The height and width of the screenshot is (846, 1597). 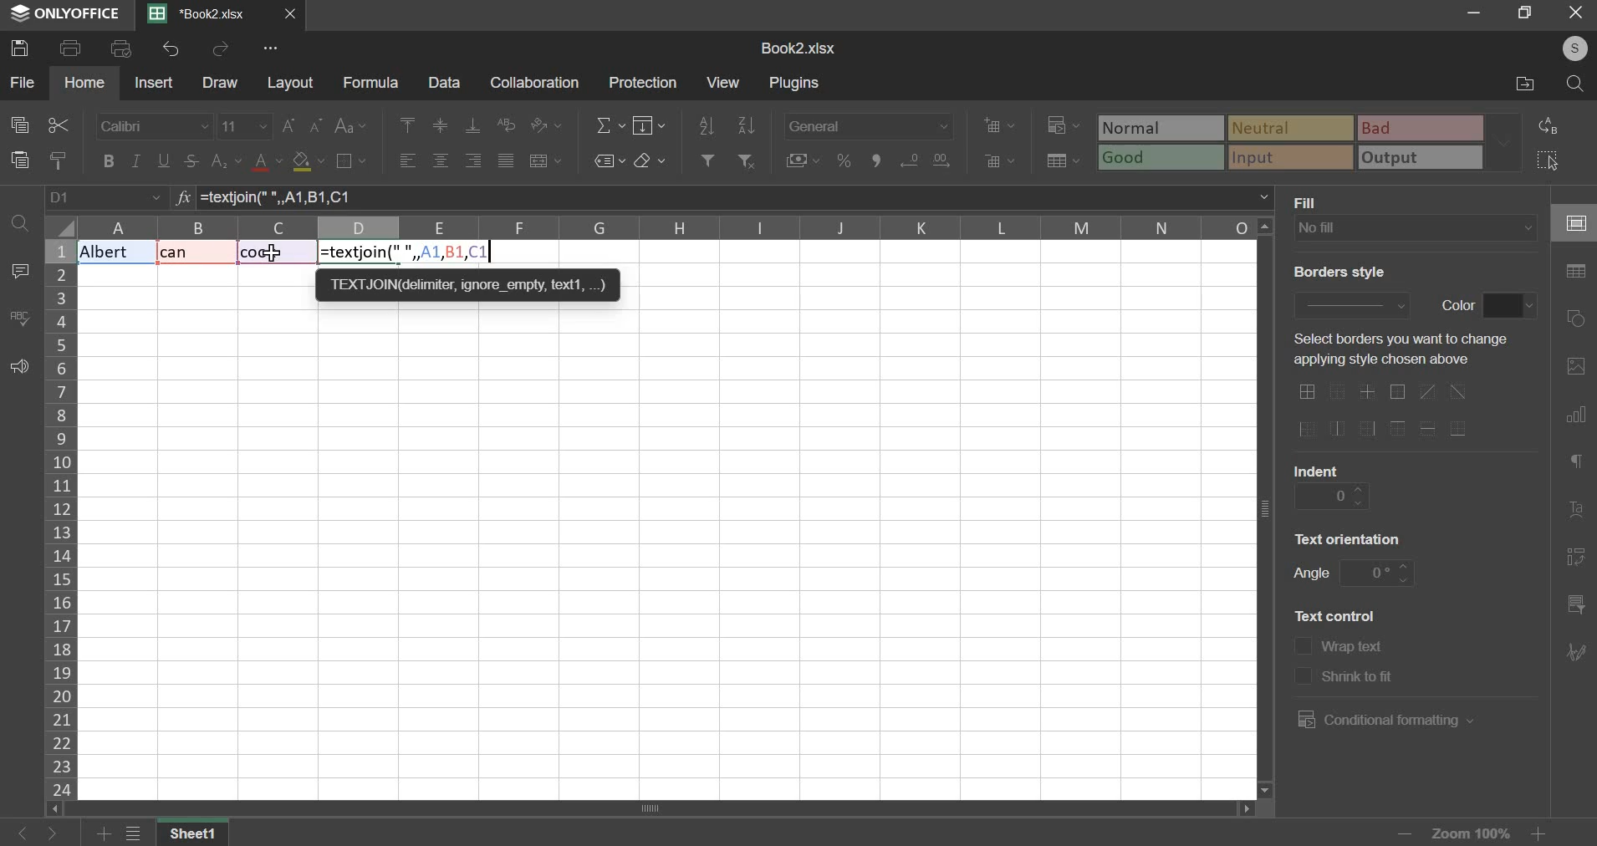 What do you see at coordinates (1416, 228) in the screenshot?
I see `fill type` at bounding box center [1416, 228].